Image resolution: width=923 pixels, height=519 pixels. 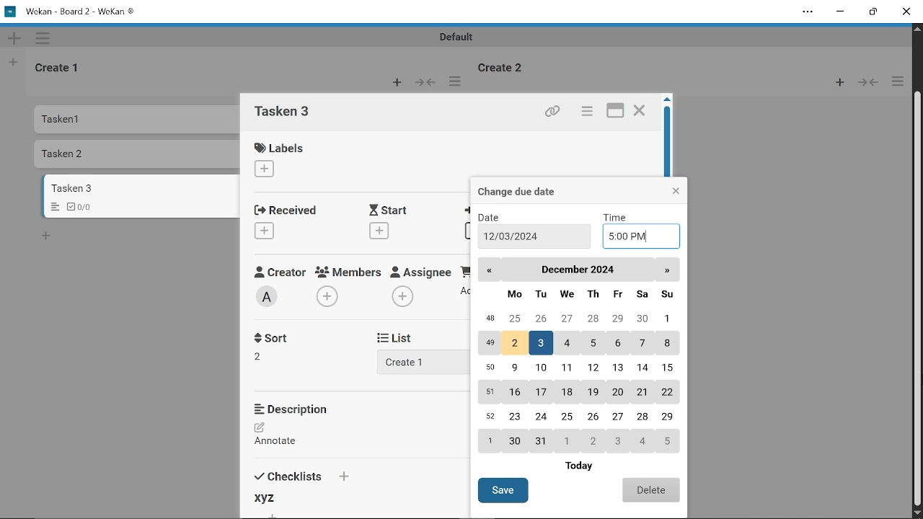 What do you see at coordinates (298, 409) in the screenshot?
I see `Description` at bounding box center [298, 409].